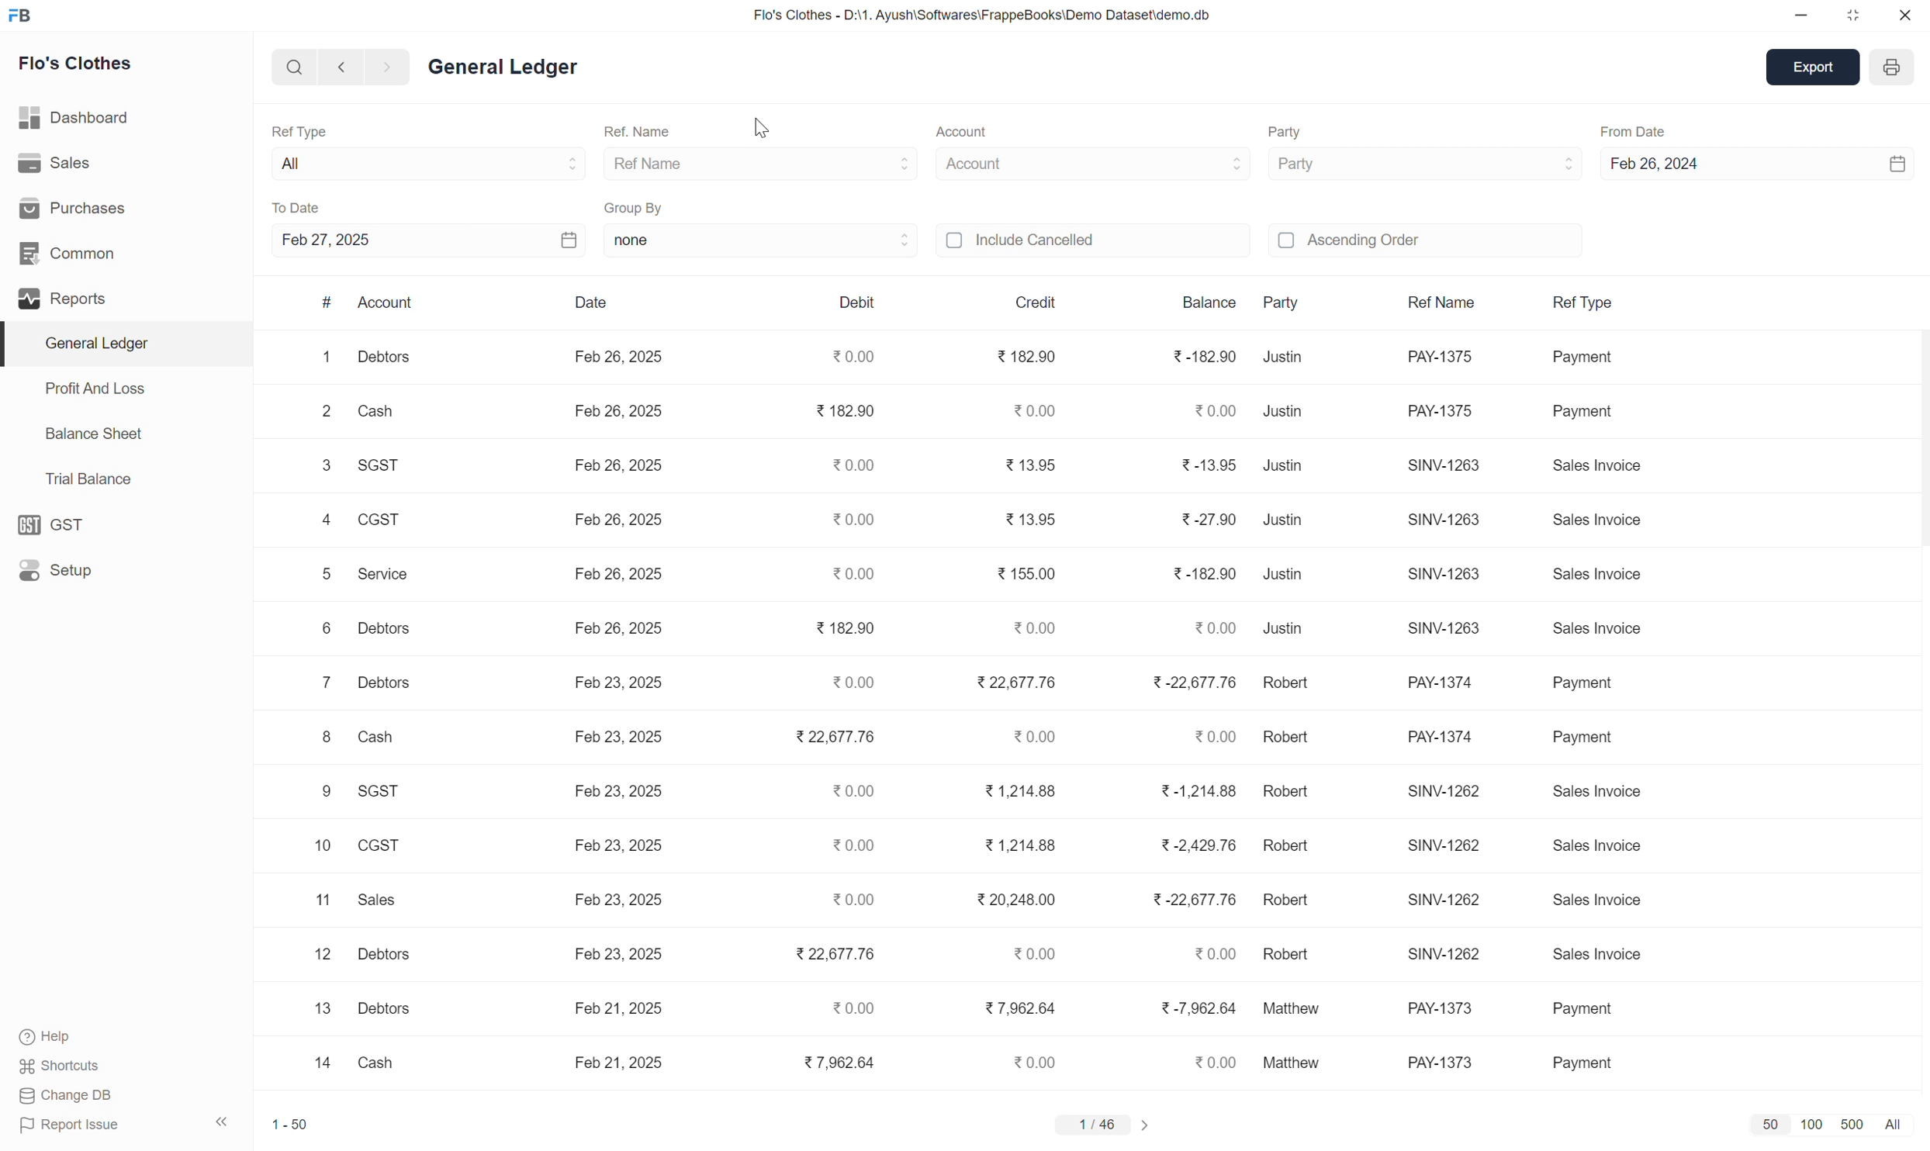  Describe the element at coordinates (1288, 849) in the screenshot. I see `robert` at that location.